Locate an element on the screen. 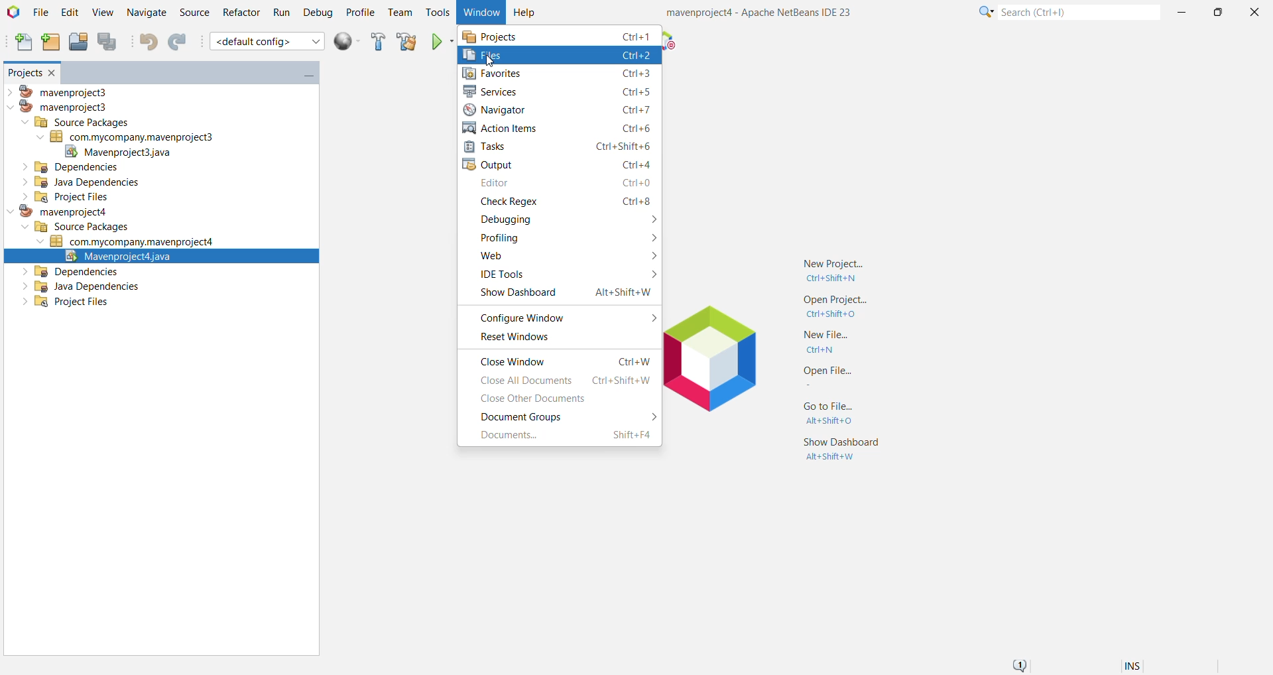 Image resolution: width=1273 pixels, height=675 pixels. Application Name and Version is located at coordinates (760, 13).